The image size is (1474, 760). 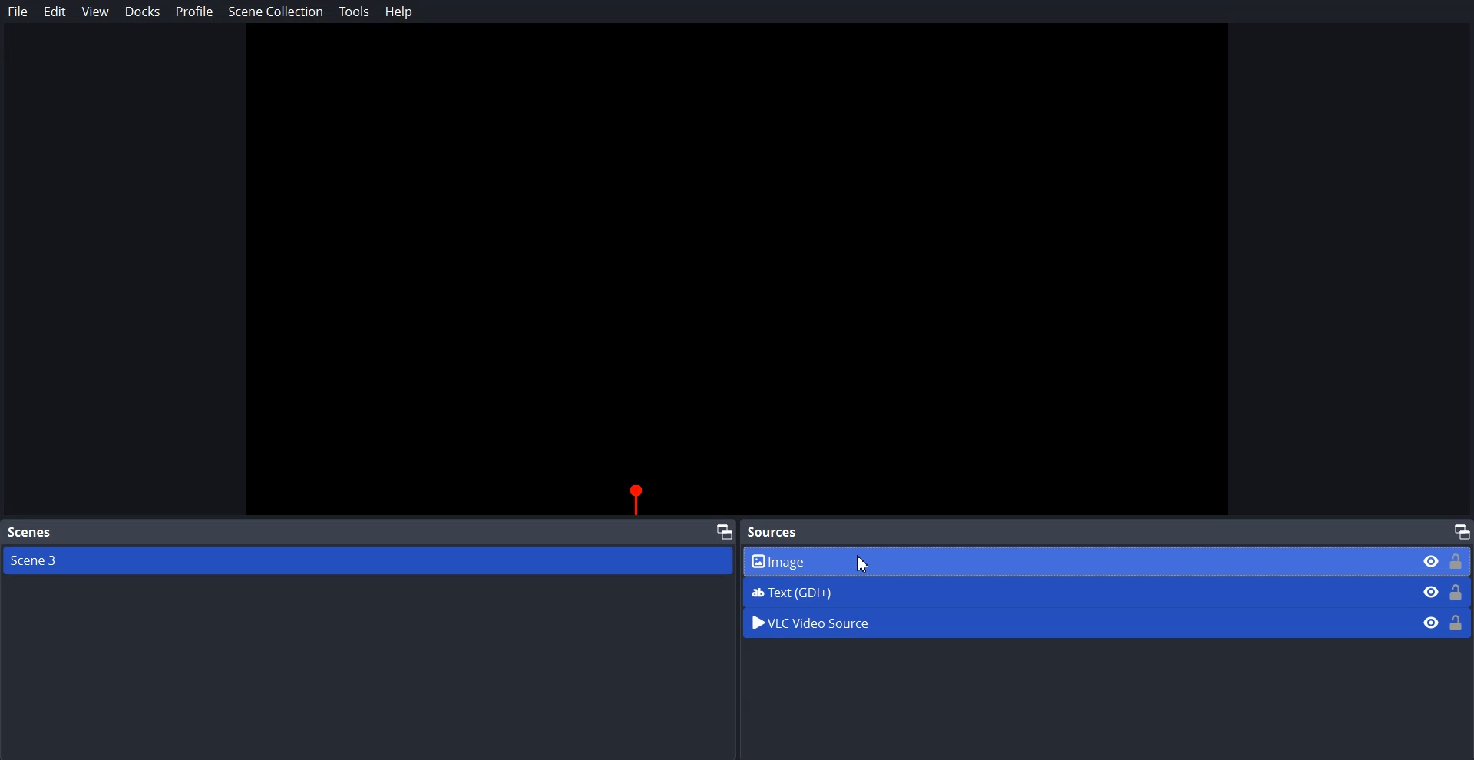 I want to click on Lock, so click(x=1457, y=622).